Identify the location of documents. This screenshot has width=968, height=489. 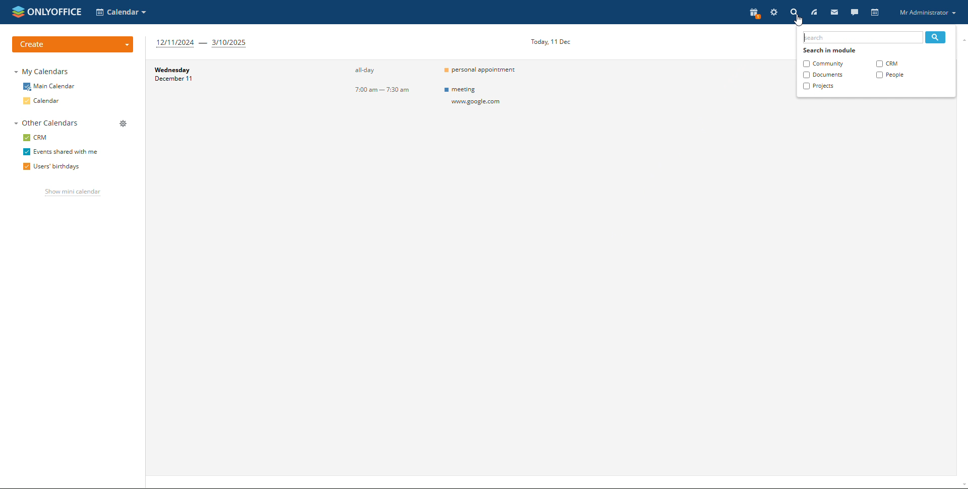
(821, 75).